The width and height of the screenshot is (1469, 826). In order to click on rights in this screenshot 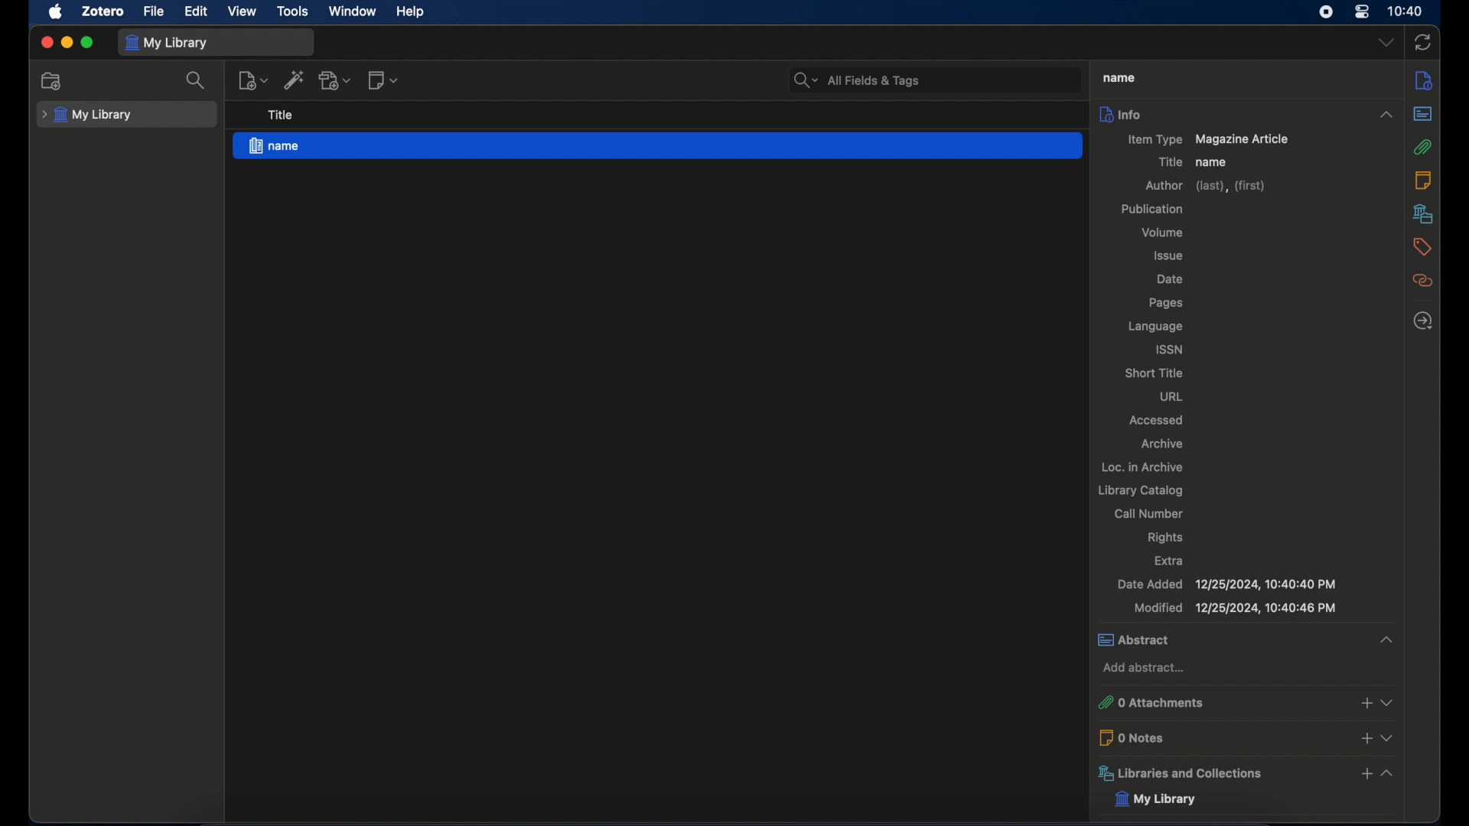, I will do `click(1167, 538)`.